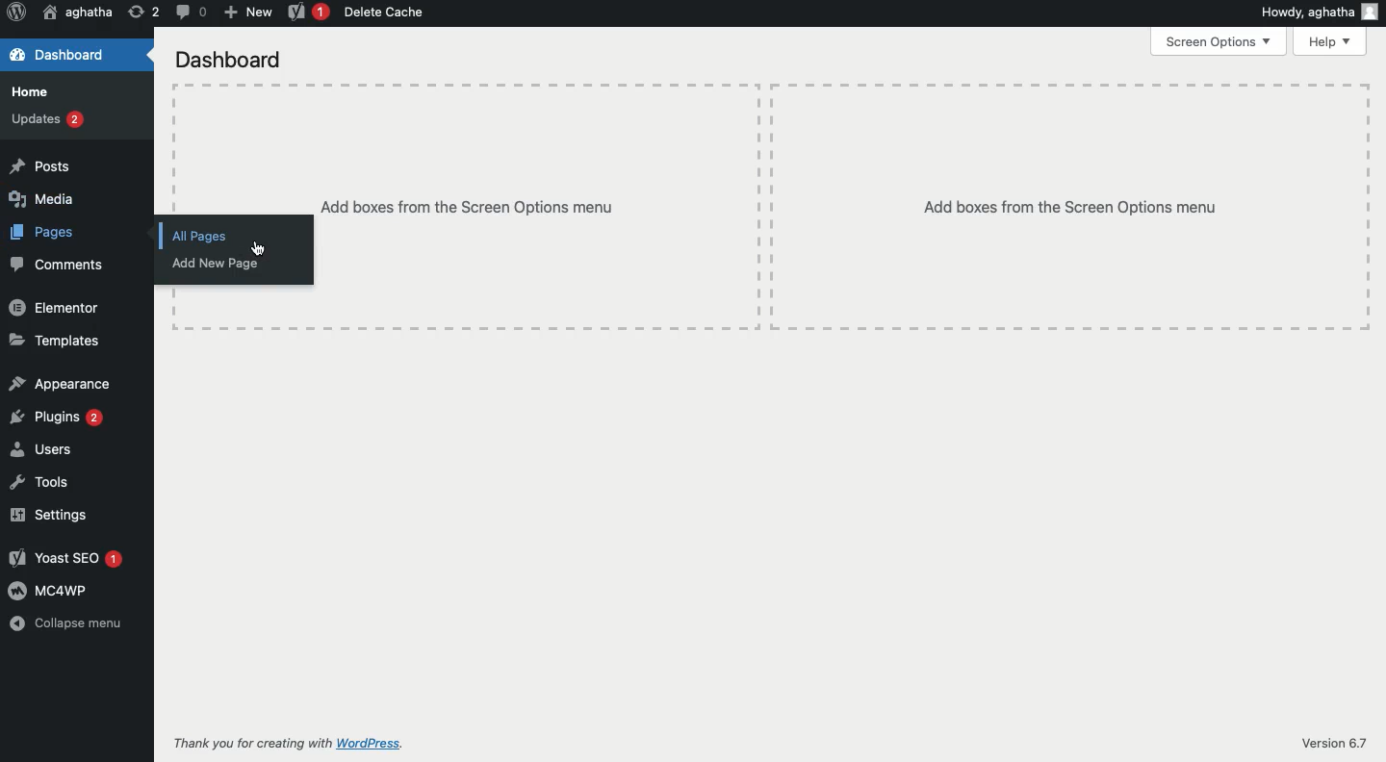  I want to click on Help, so click(1330, 41).